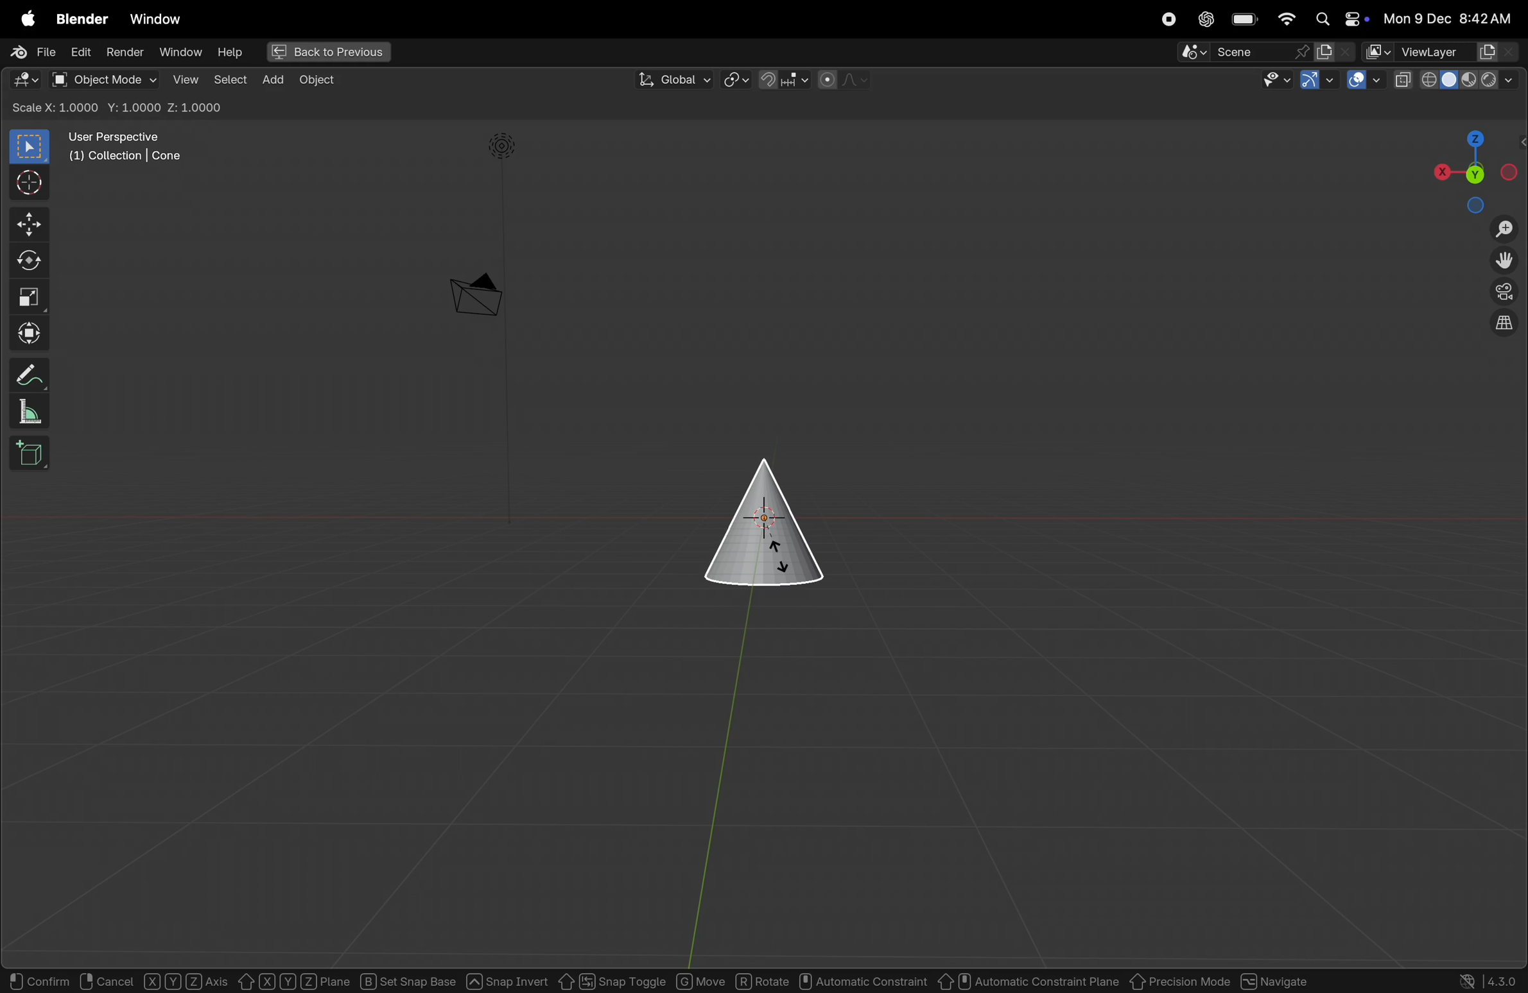 The height and width of the screenshot is (993, 1528). What do you see at coordinates (26, 454) in the screenshot?
I see `add cube` at bounding box center [26, 454].